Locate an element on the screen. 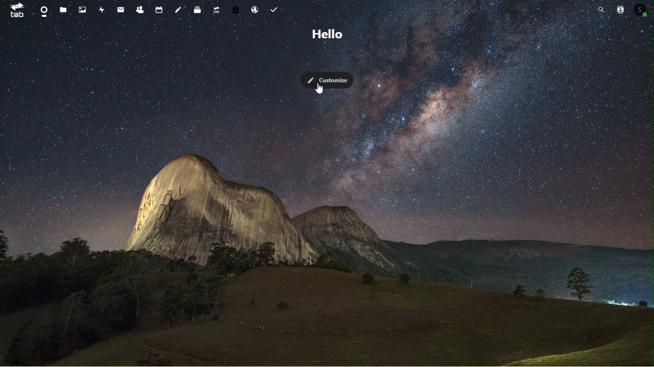 This screenshot has height=367, width=654. Photos is located at coordinates (82, 10).